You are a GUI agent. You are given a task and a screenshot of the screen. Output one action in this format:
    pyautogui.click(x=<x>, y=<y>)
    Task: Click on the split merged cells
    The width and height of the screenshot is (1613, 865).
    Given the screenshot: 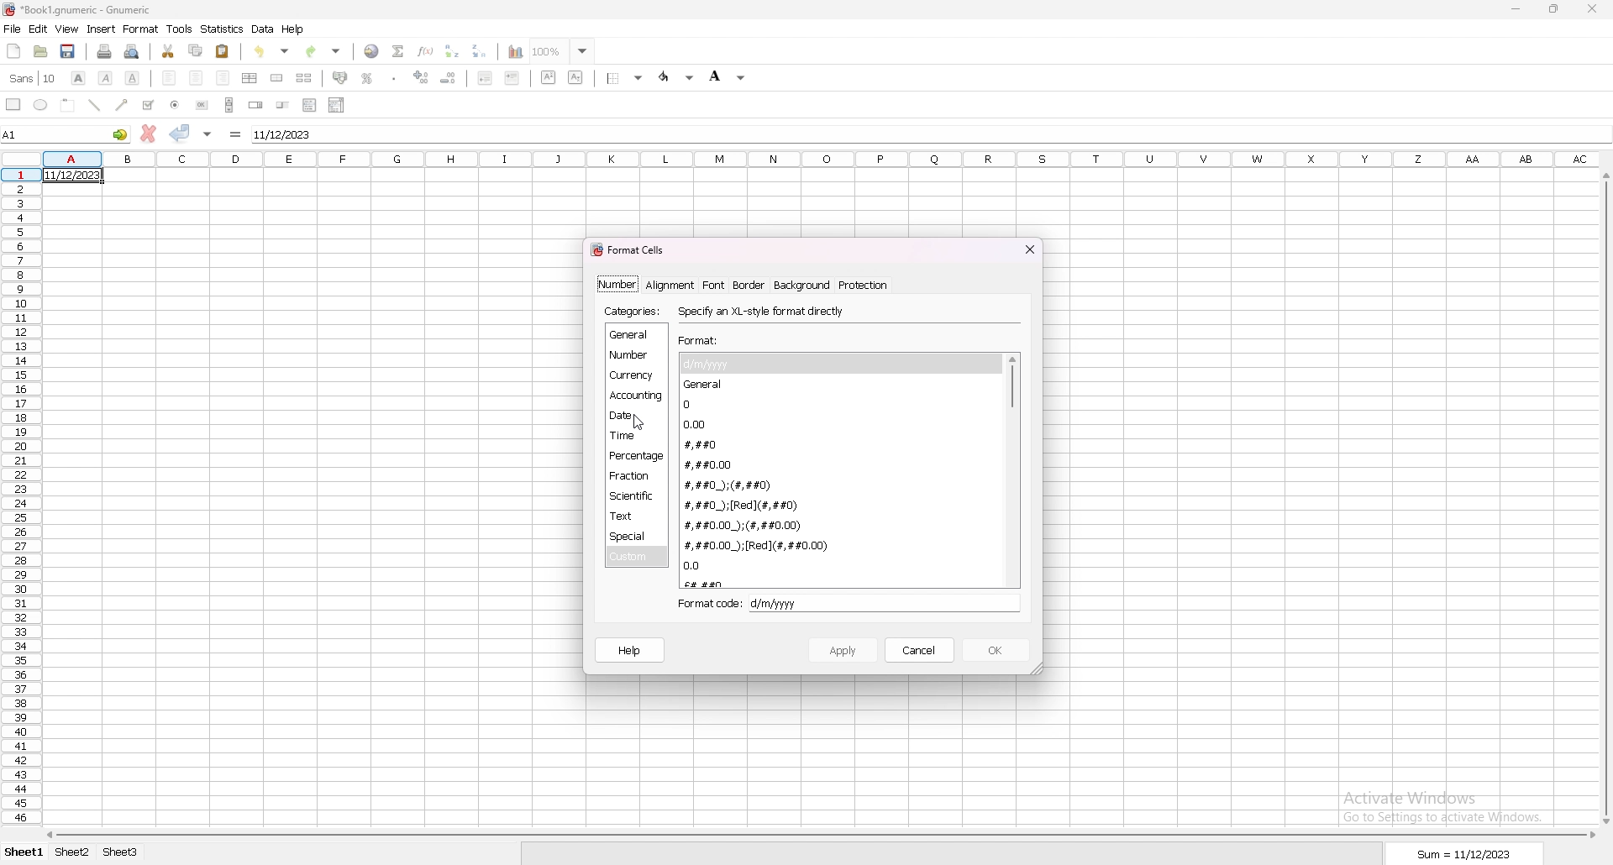 What is the action you would take?
    pyautogui.click(x=306, y=78)
    